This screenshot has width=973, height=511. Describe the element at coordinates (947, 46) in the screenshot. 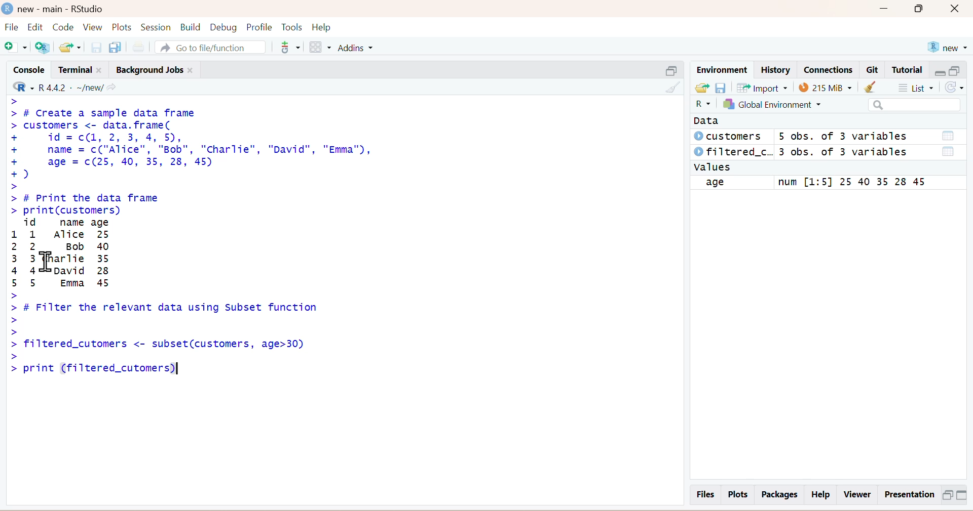

I see `new` at that location.